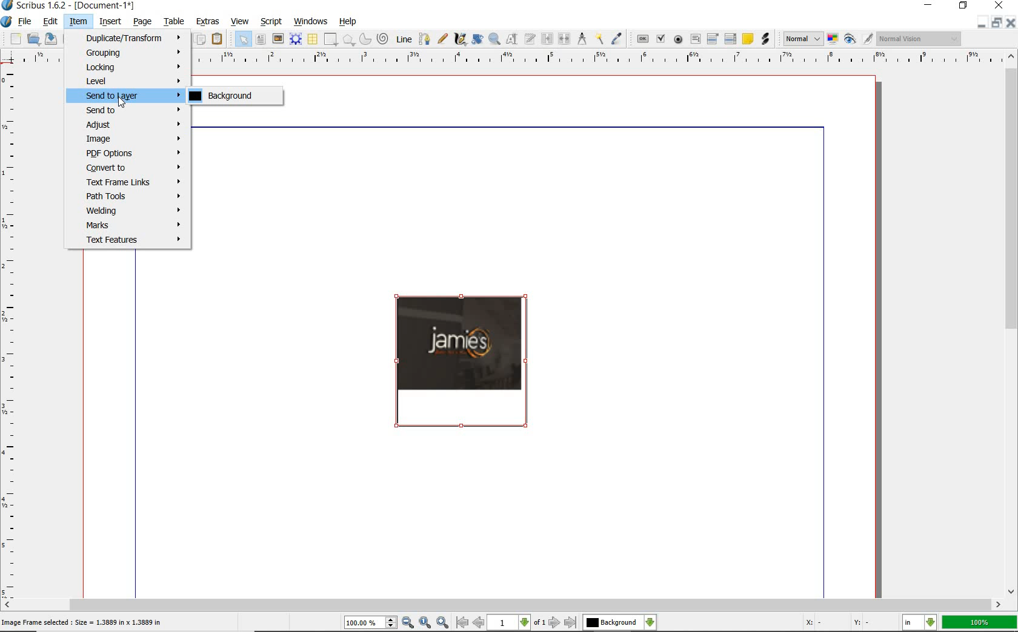 Image resolution: width=1018 pixels, height=632 pixels. Describe the element at coordinates (259, 40) in the screenshot. I see `text frame` at that location.